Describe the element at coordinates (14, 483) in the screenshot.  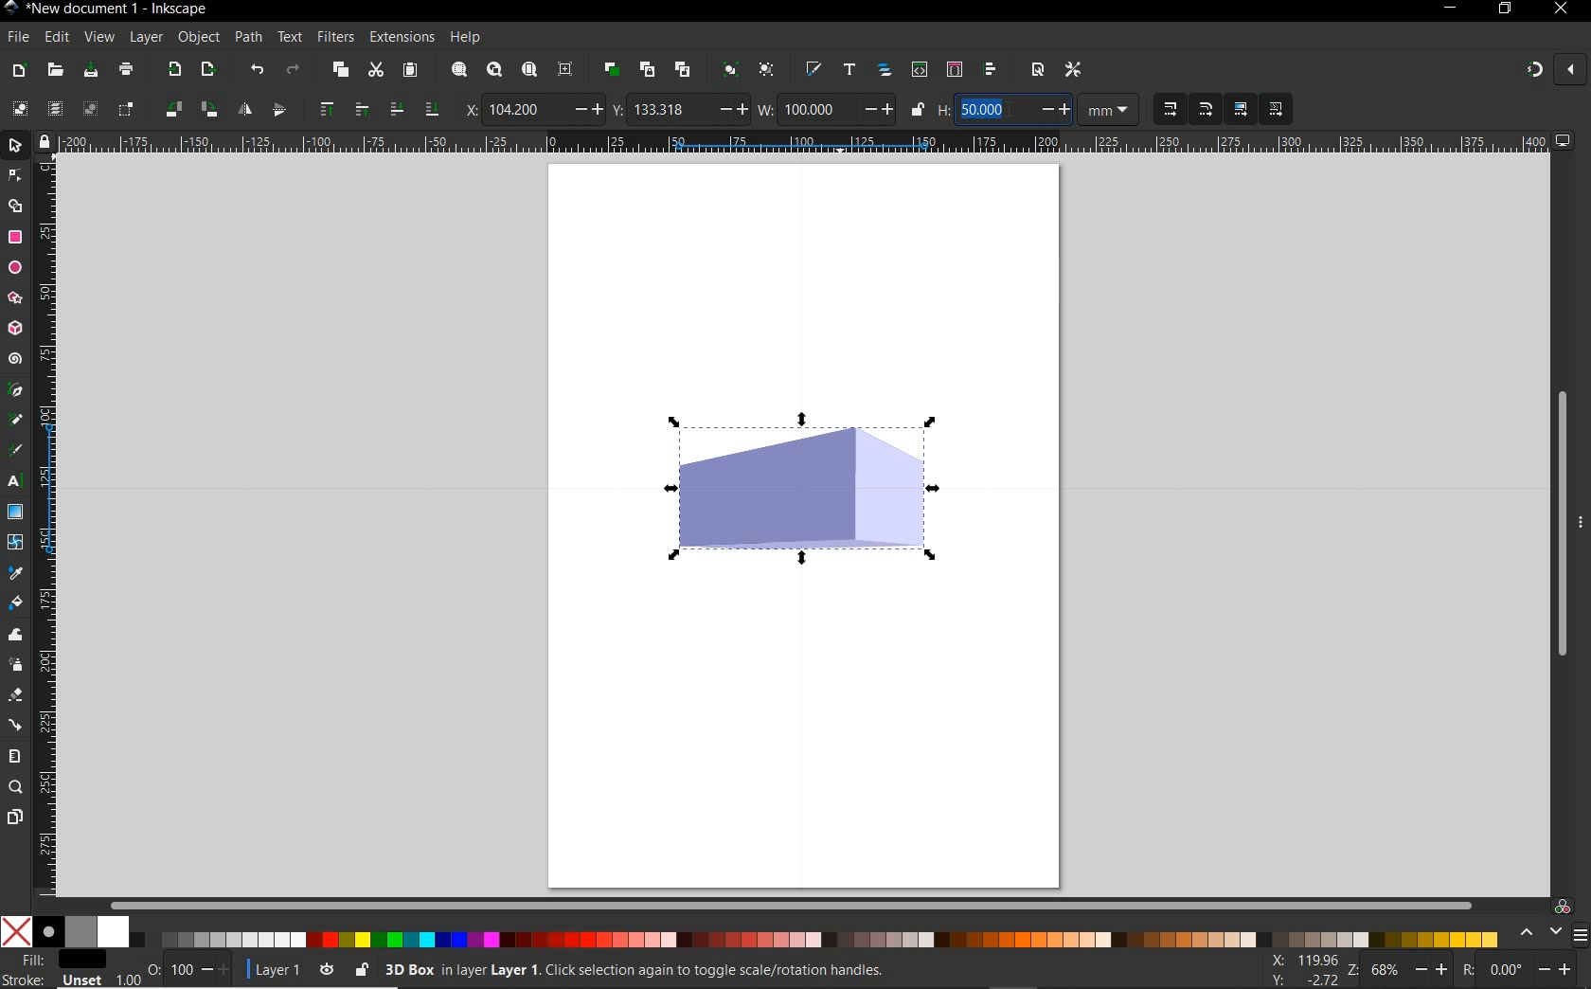
I see `text tool` at that location.